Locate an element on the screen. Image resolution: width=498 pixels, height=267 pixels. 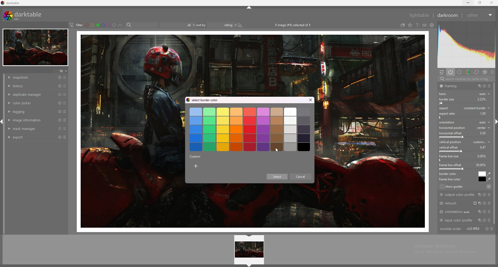
 is located at coordinates (198, 157).